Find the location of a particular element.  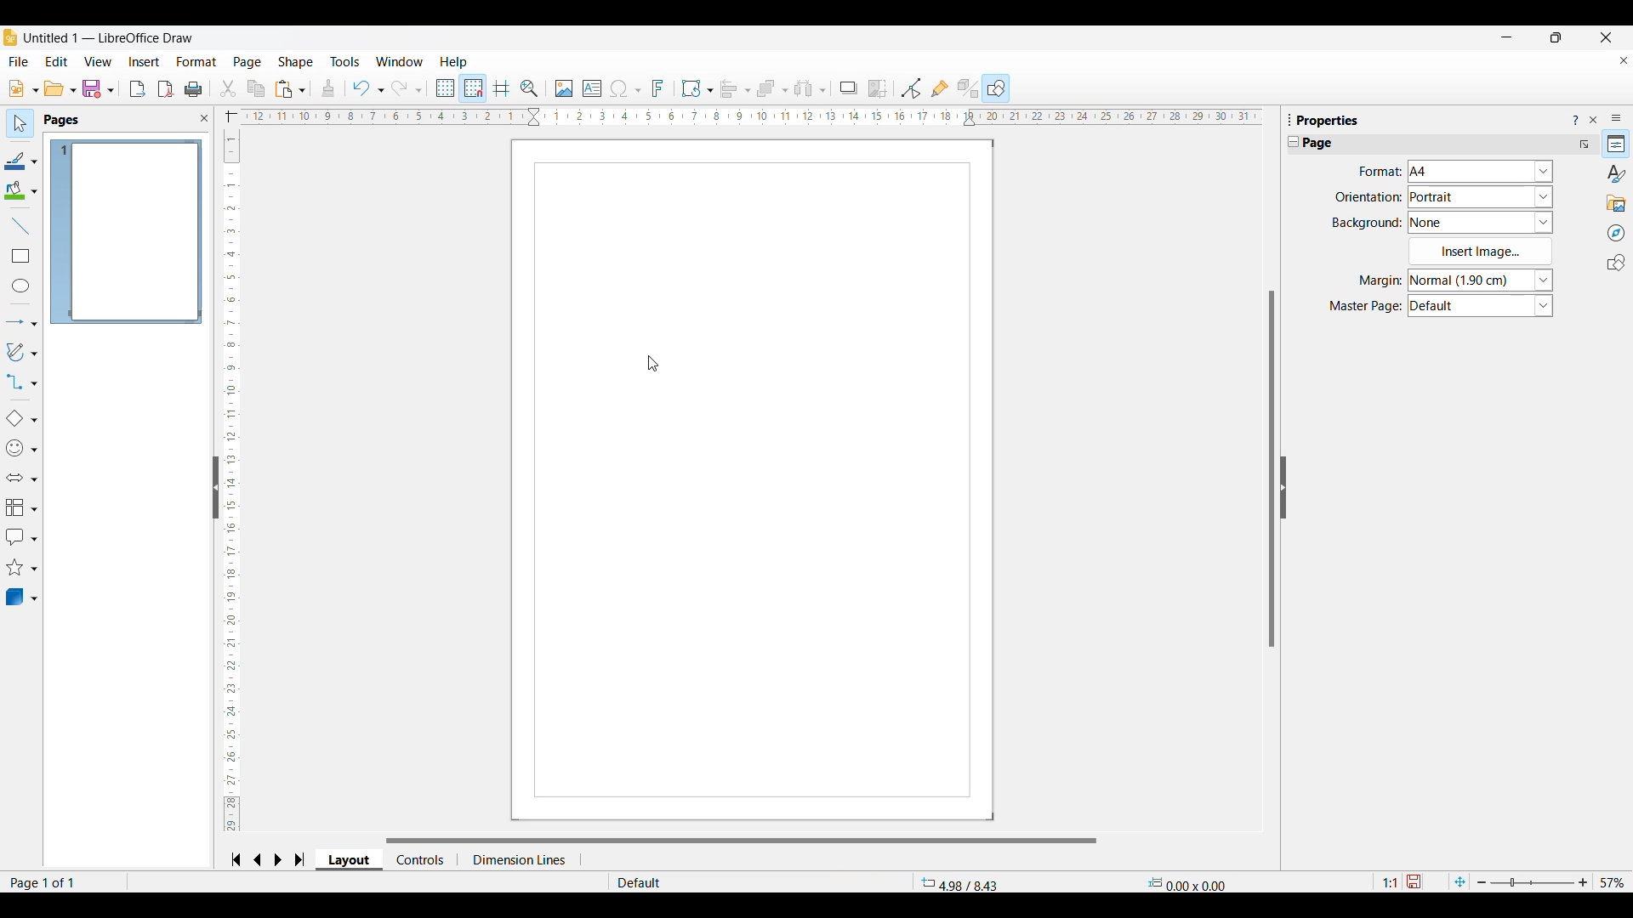

Fit page to current window is located at coordinates (1460, 880).